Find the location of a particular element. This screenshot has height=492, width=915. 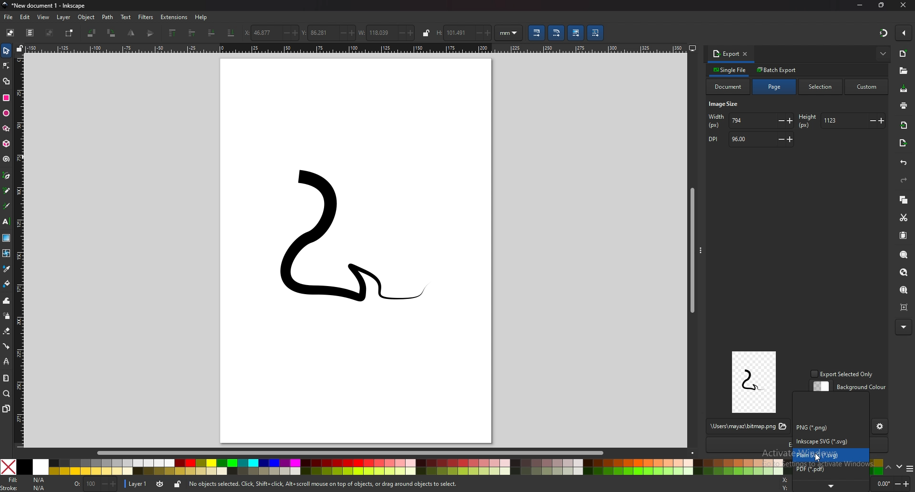

single file is located at coordinates (731, 70).